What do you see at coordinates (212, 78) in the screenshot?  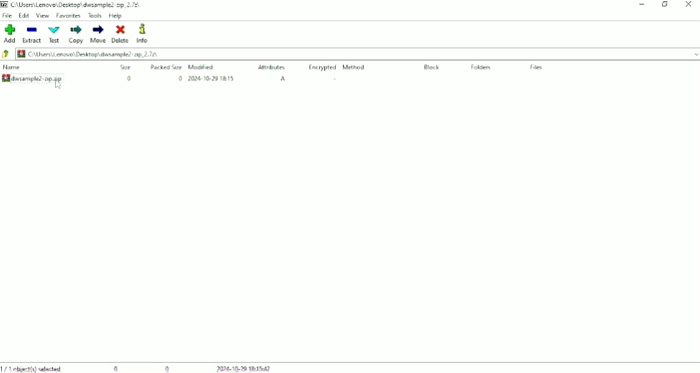 I see `2024-10-29 18:15` at bounding box center [212, 78].